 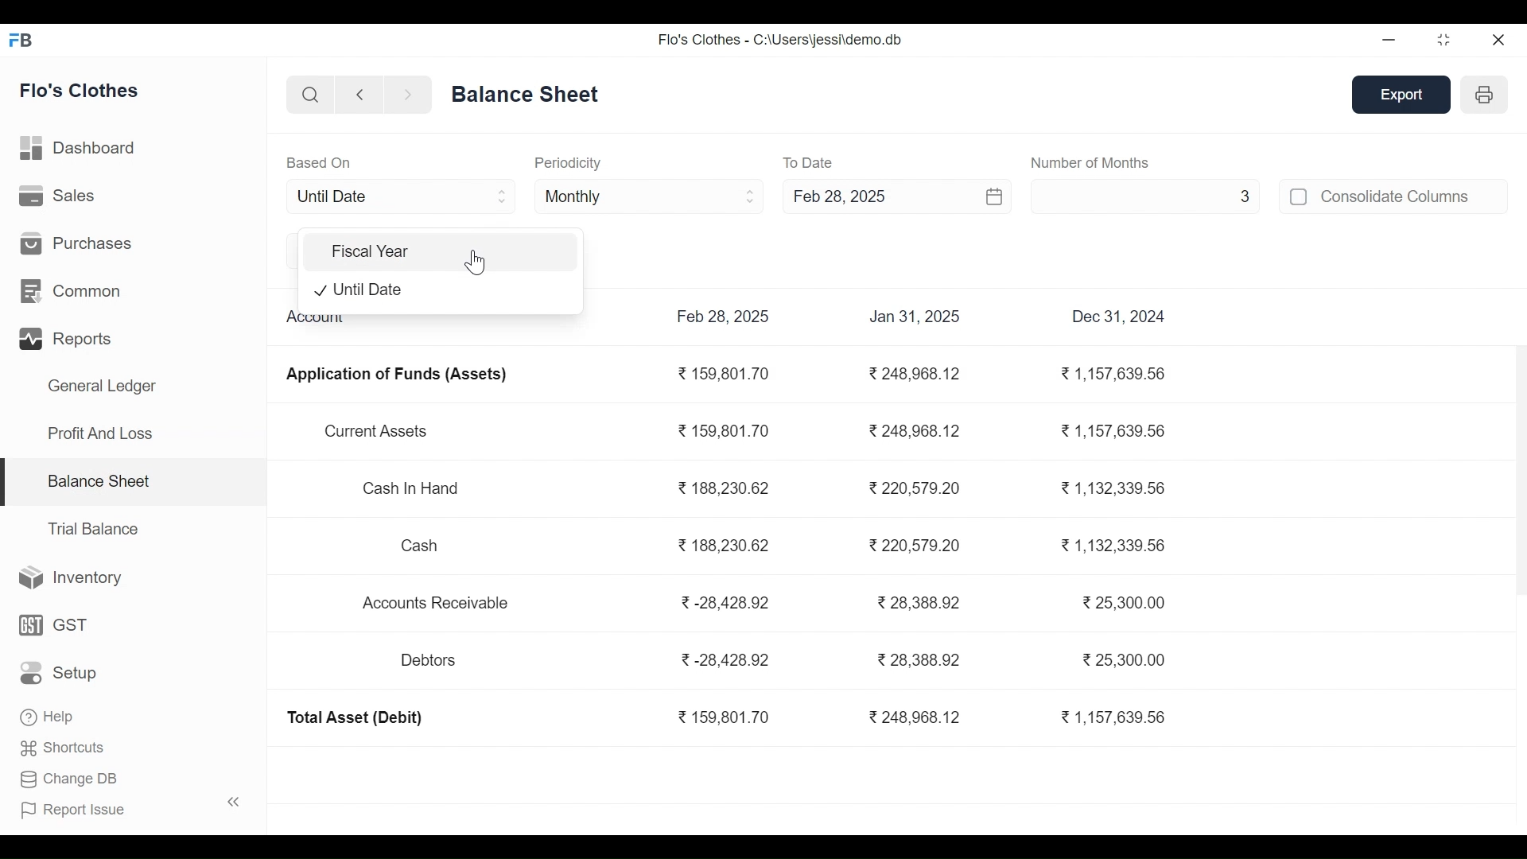 I want to click on print, so click(x=1486, y=94).